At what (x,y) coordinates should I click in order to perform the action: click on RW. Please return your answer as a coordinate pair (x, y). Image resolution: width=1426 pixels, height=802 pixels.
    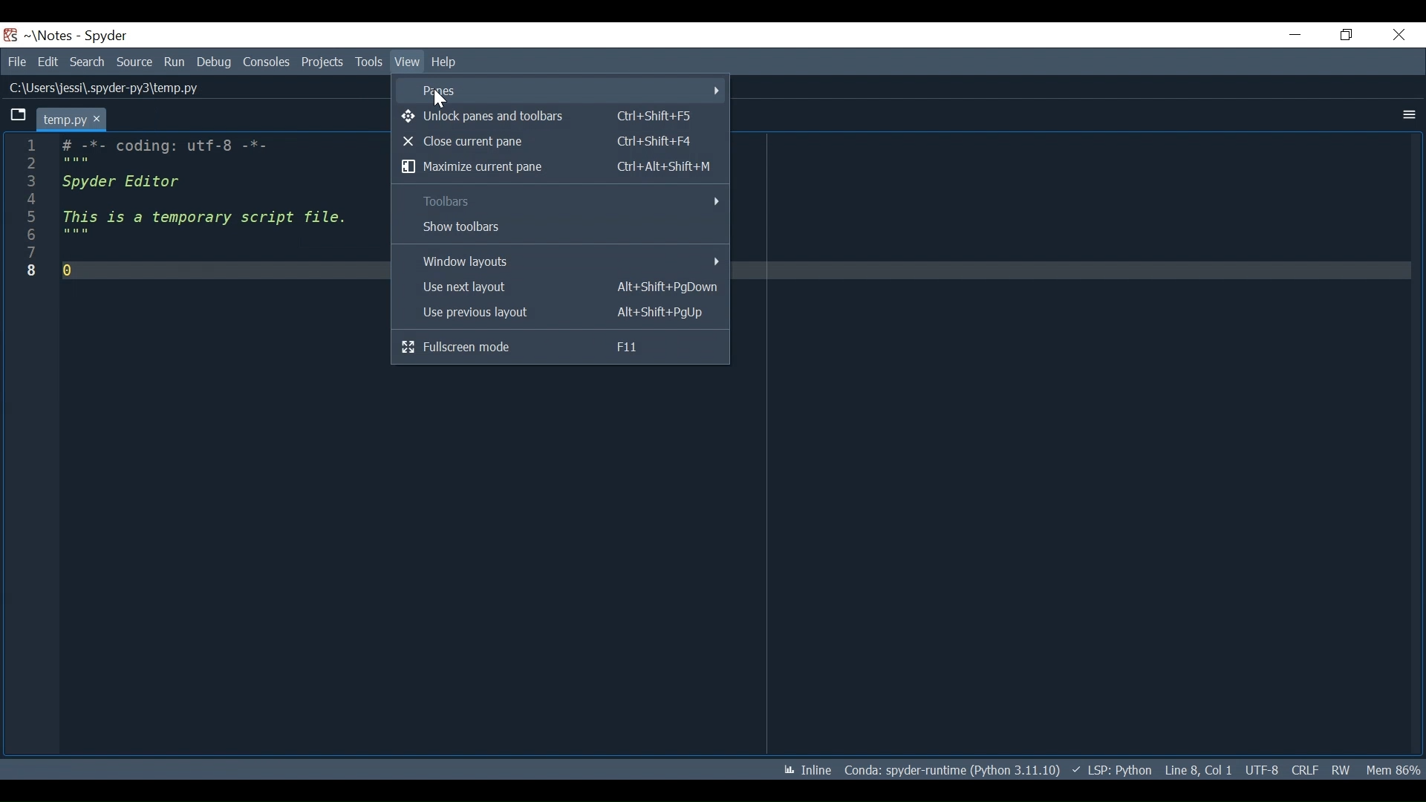
    Looking at the image, I should click on (1344, 771).